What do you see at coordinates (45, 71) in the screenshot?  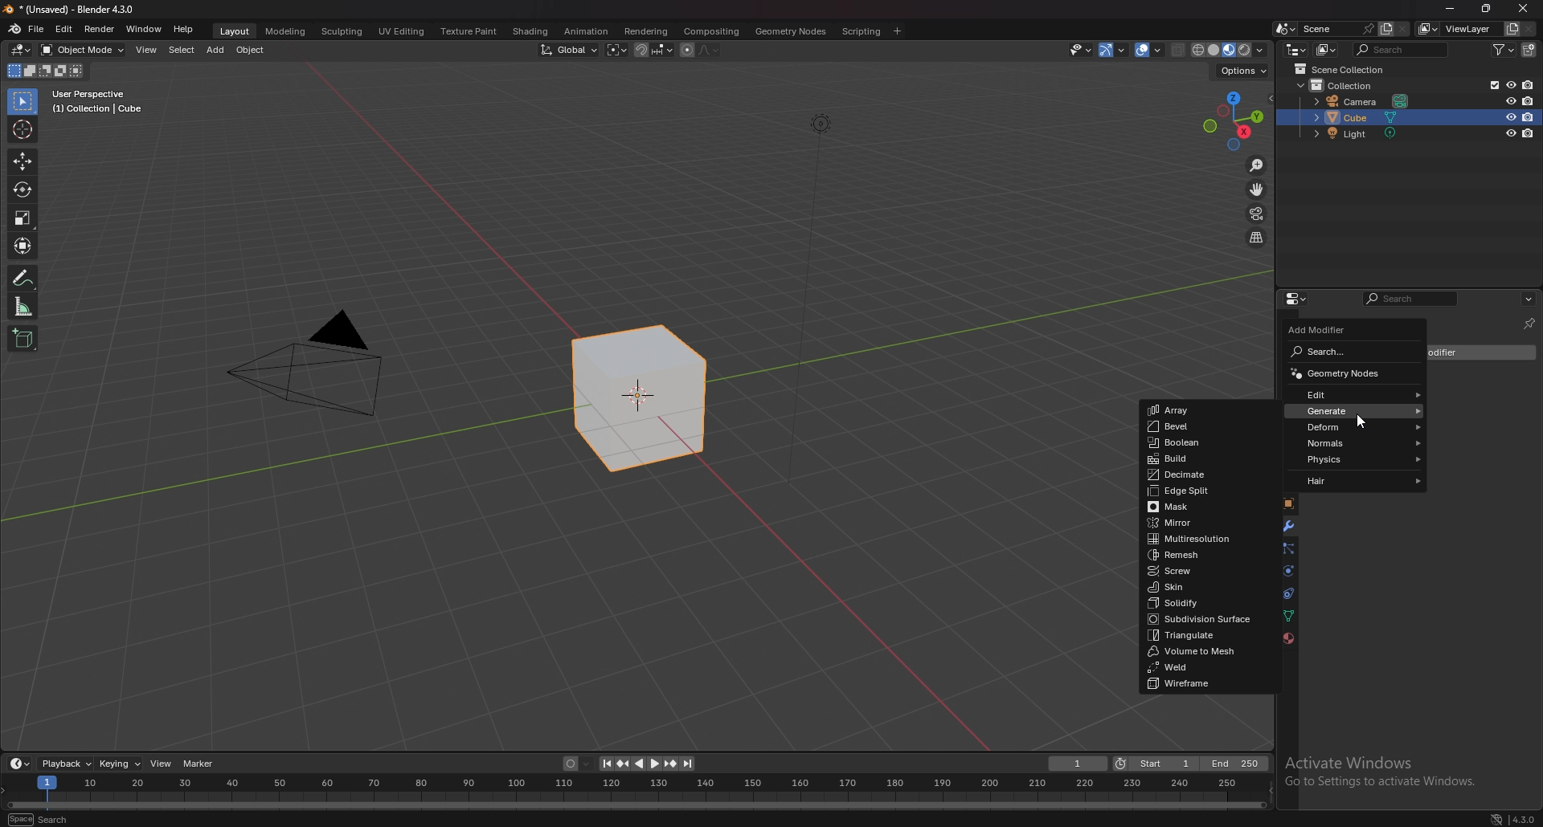 I see `modes` at bounding box center [45, 71].